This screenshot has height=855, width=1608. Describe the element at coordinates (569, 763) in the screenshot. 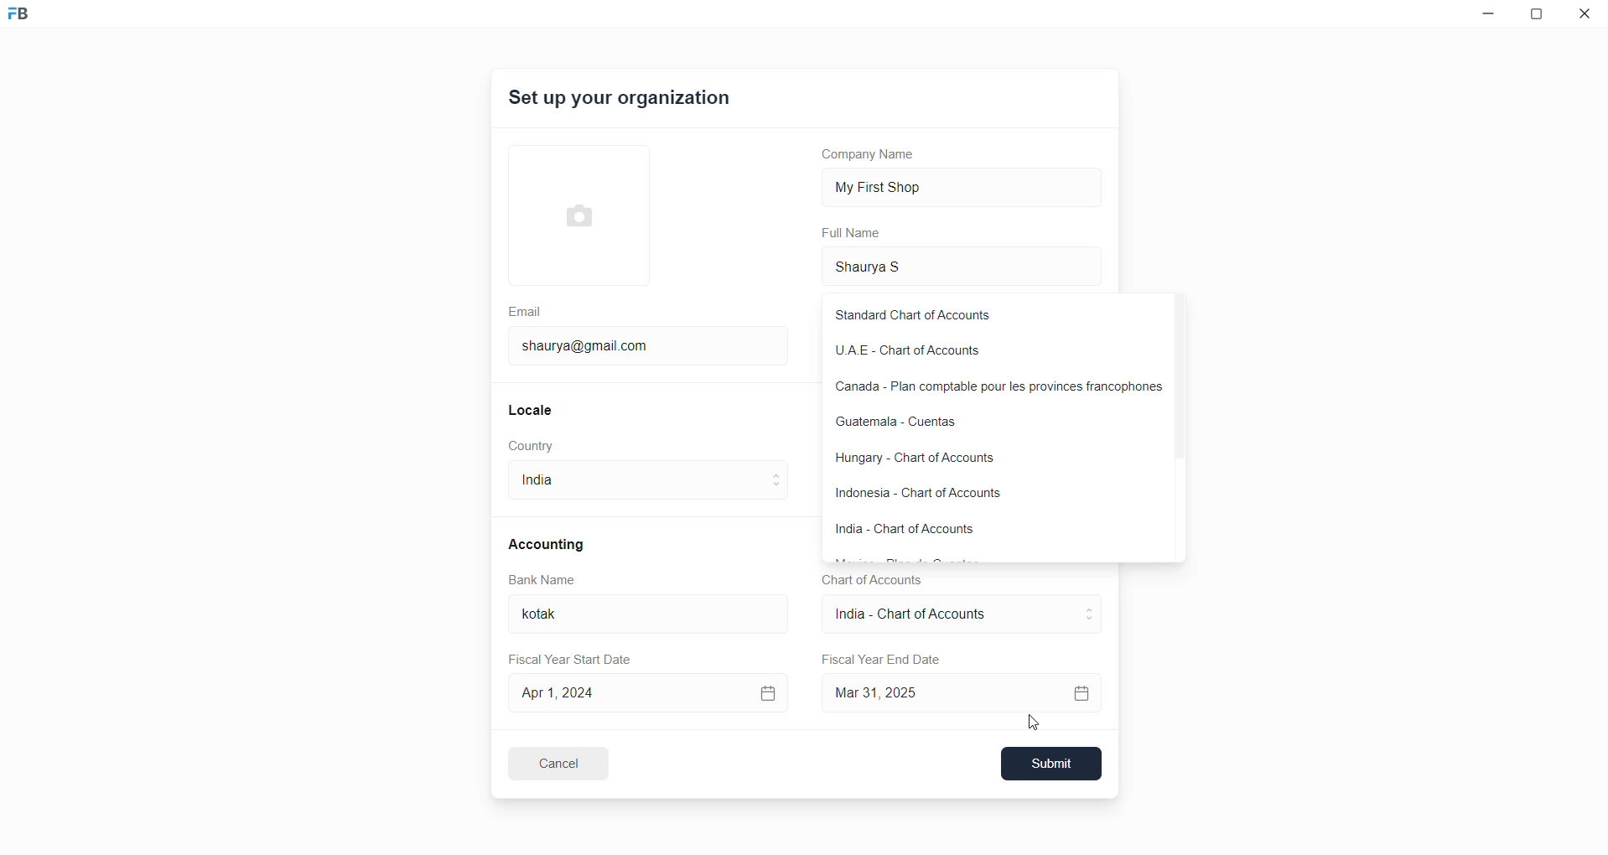

I see `Cancel ` at that location.